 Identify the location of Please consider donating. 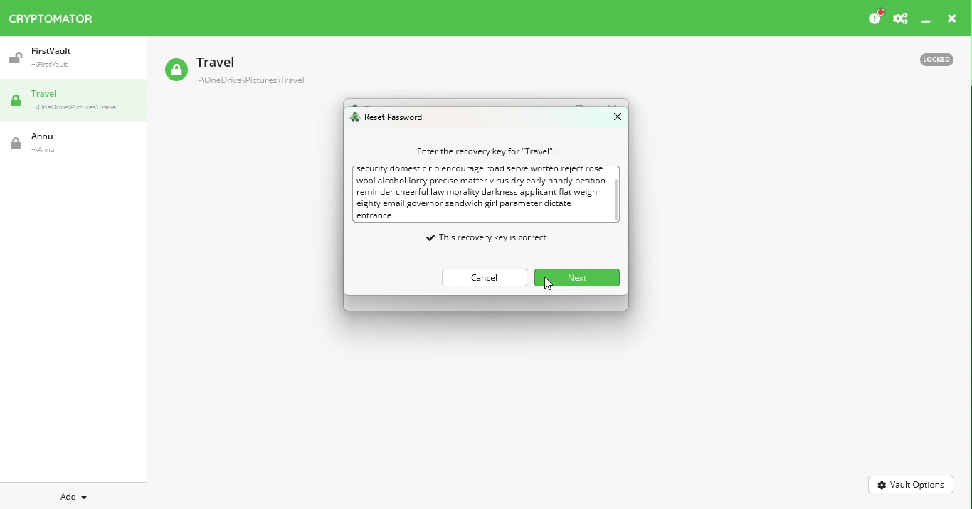
(875, 18).